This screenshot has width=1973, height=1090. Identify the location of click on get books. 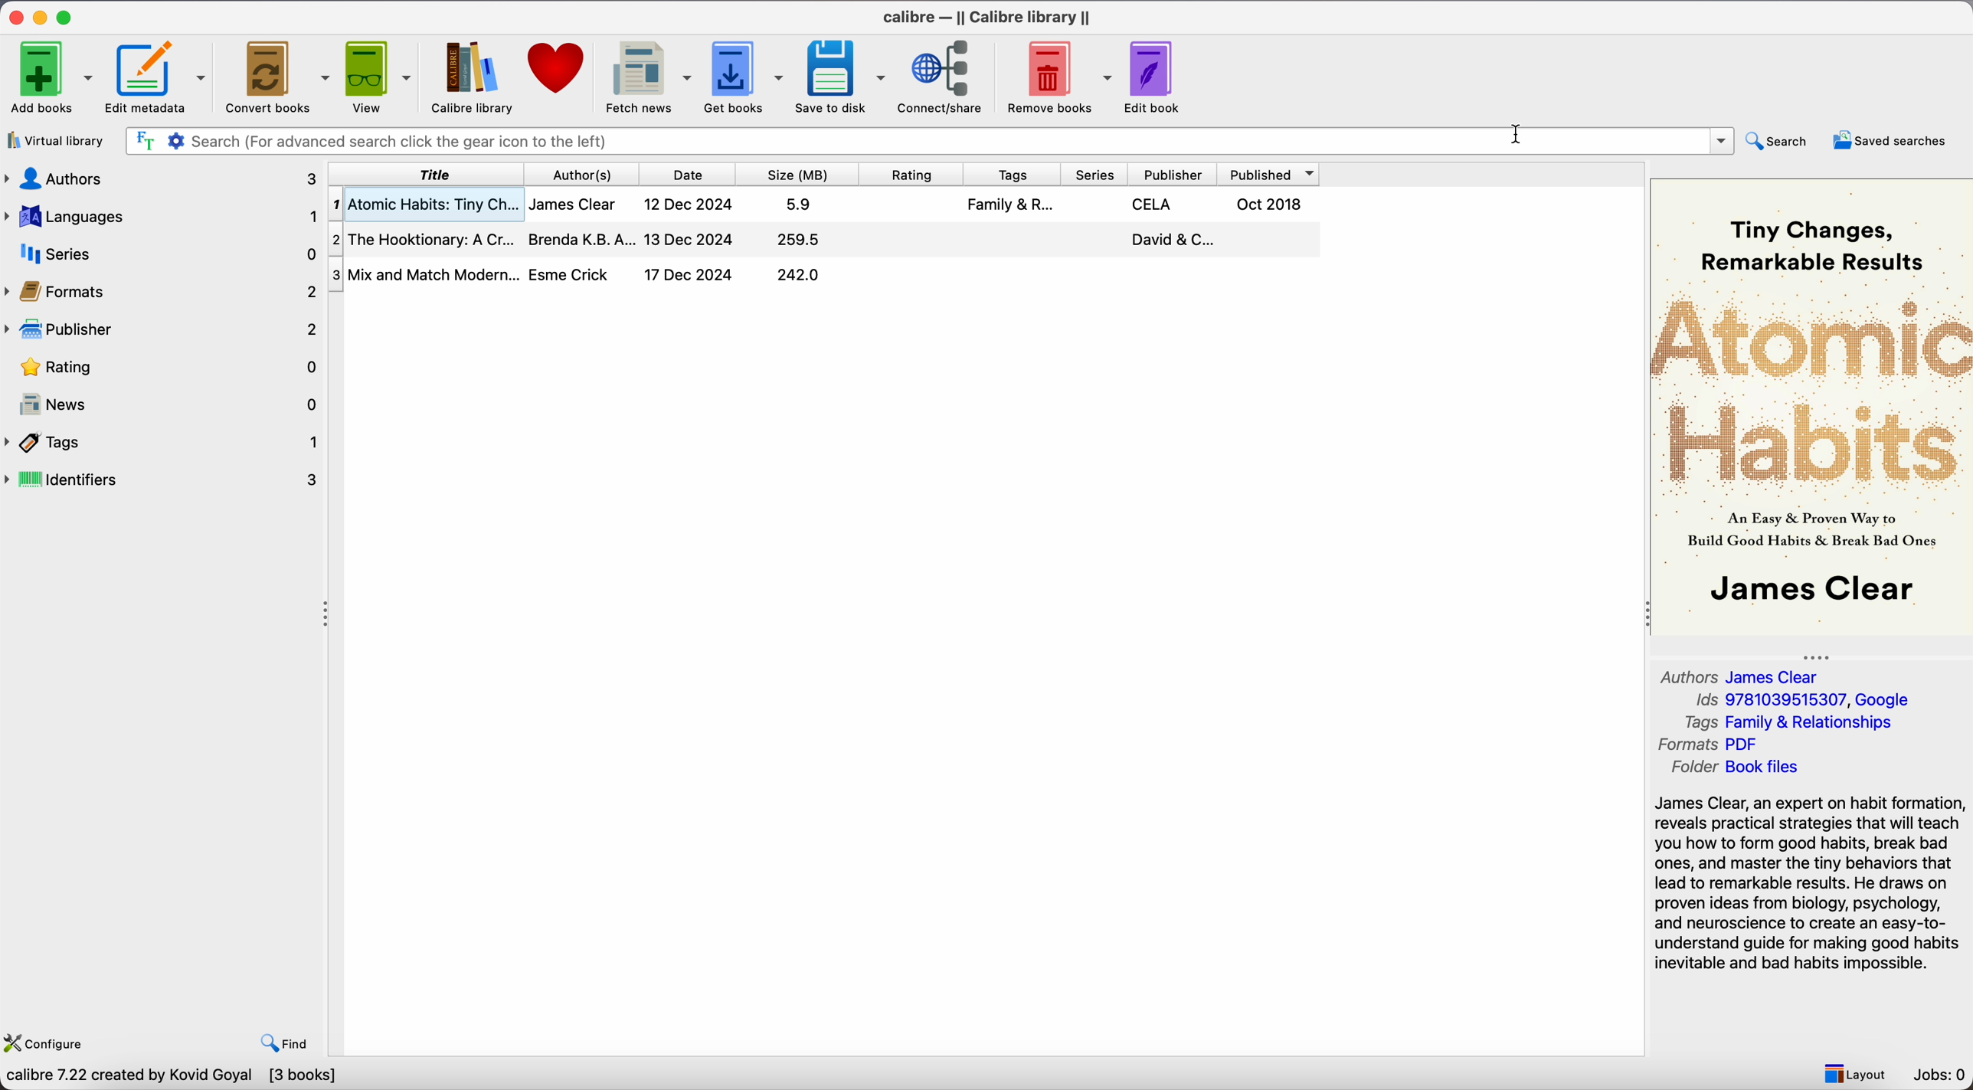
(740, 77).